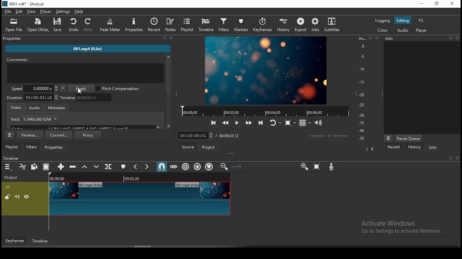 The width and height of the screenshot is (462, 259). Describe the element at coordinates (9, 186) in the screenshot. I see `V1` at that location.